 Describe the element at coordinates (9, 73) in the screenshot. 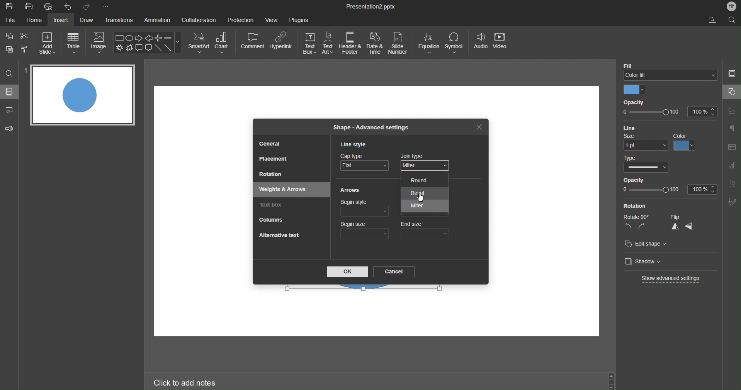

I see `Search` at that location.